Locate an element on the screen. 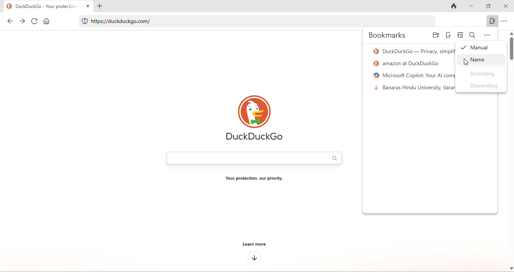 The width and height of the screenshot is (514, 272). banaras hindu university, india is located at coordinates (413, 89).